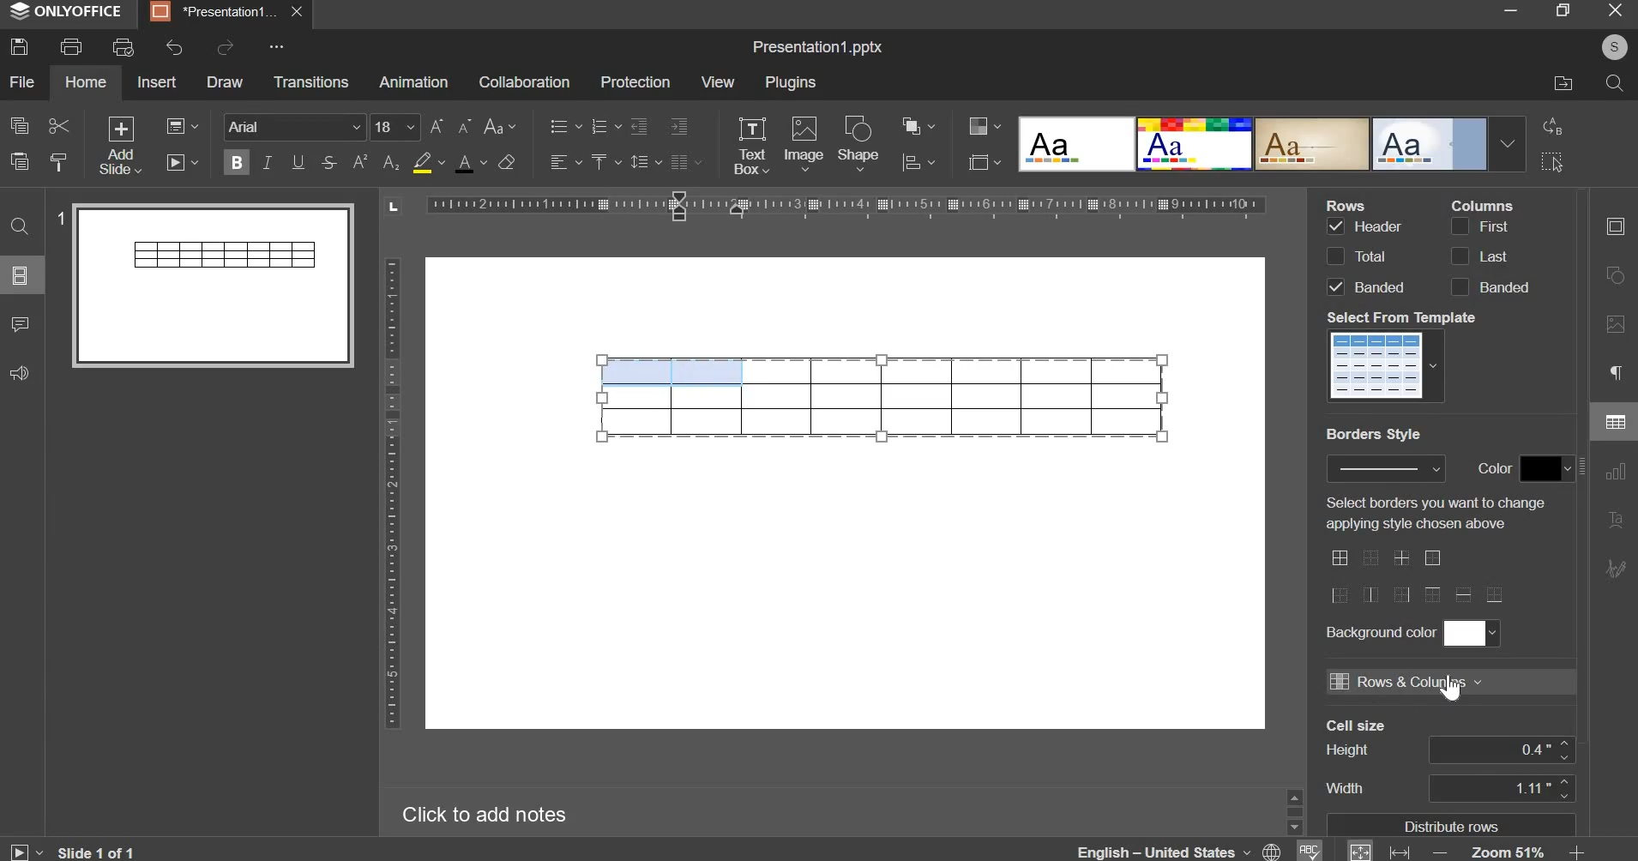 This screenshot has width=1638, height=861. I want to click on vertical alignment, so click(604, 161).